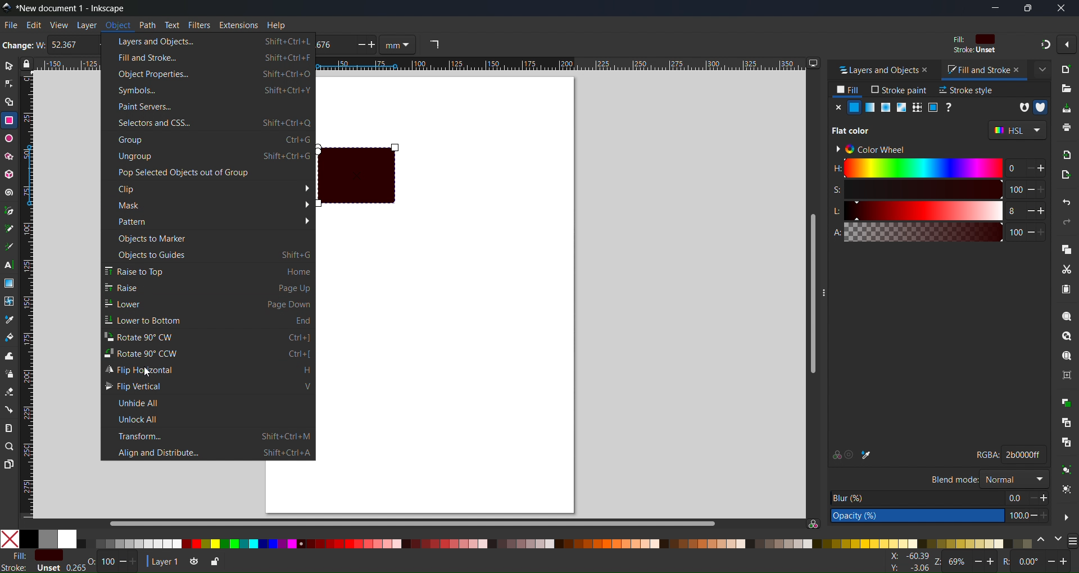  Describe the element at coordinates (851, 454) in the screenshot. I see `Out of gamut` at that location.